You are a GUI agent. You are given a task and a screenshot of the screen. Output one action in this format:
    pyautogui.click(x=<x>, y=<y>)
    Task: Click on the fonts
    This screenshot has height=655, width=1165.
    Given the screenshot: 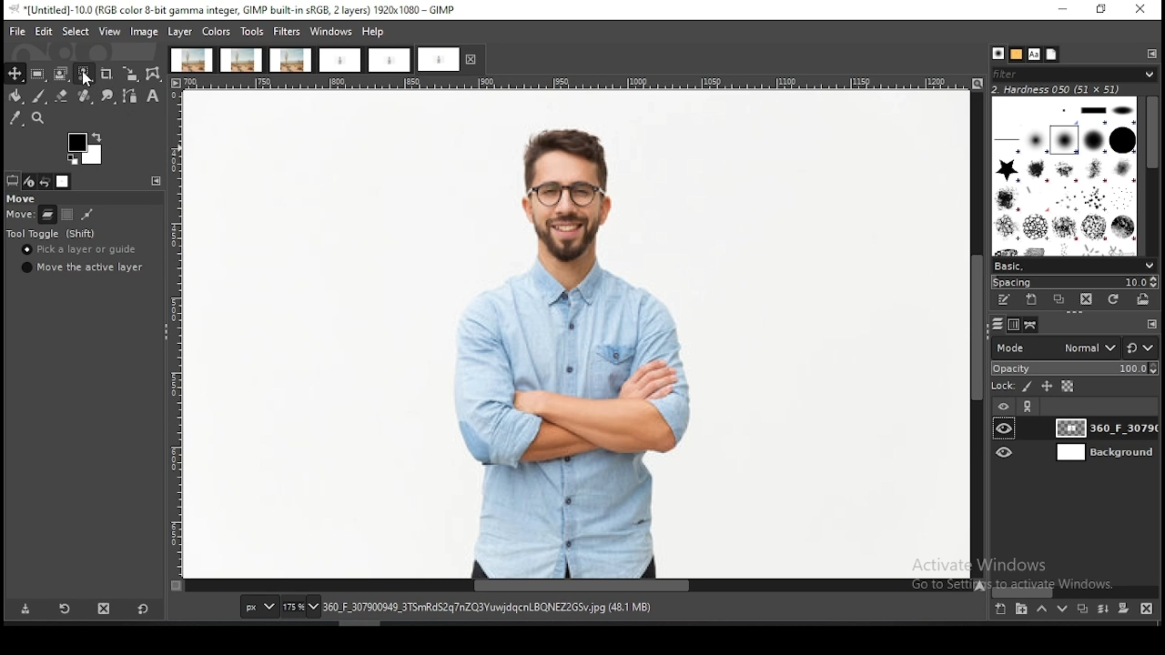 What is the action you would take?
    pyautogui.click(x=1034, y=55)
    